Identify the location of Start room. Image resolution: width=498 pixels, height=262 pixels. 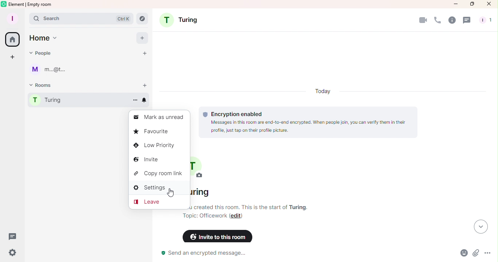
(145, 85).